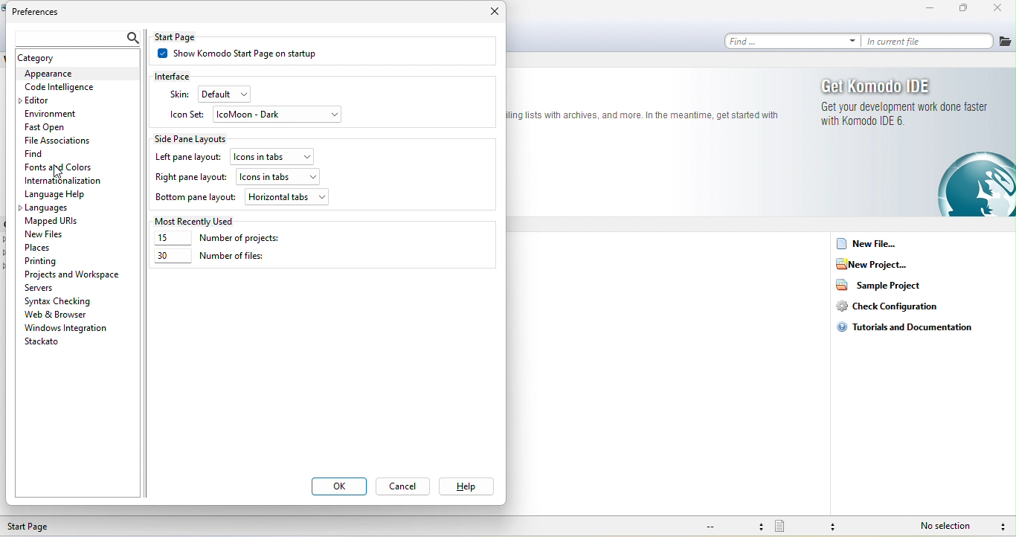  I want to click on start page, so click(49, 526).